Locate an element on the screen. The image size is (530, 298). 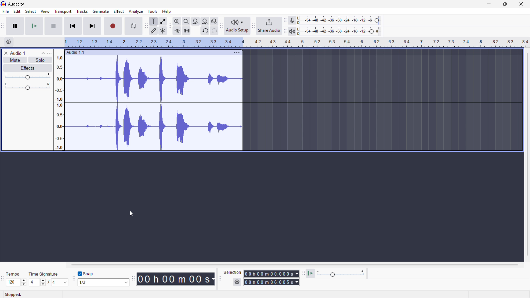
Tracks is located at coordinates (82, 11).